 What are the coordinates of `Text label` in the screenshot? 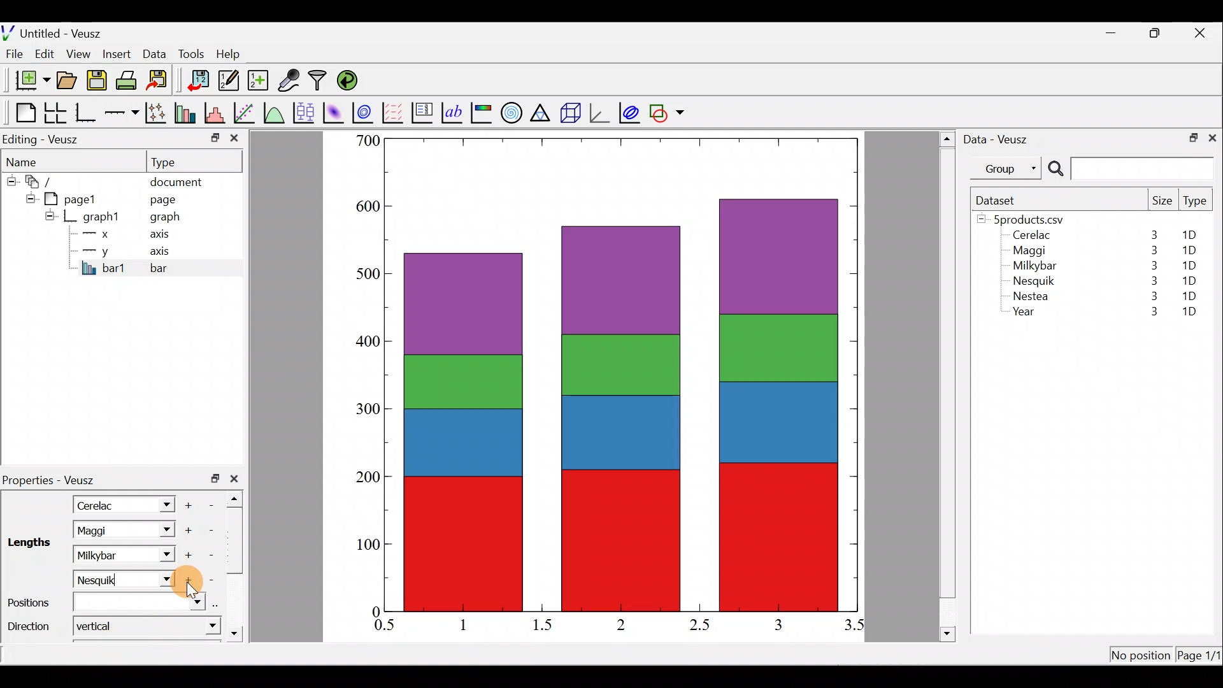 It's located at (454, 111).